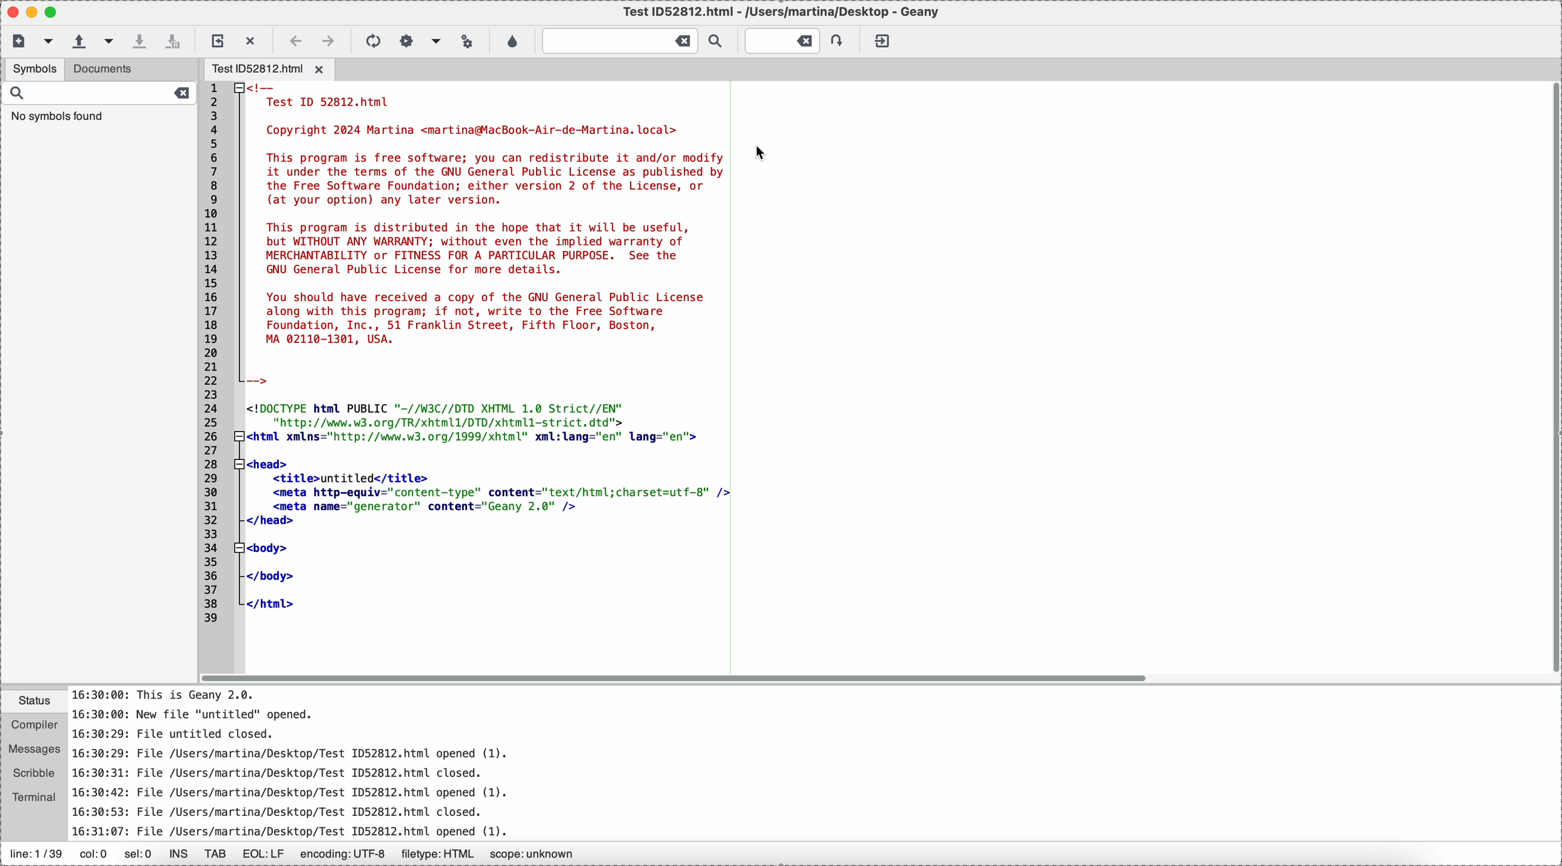 Image resolution: width=1562 pixels, height=866 pixels. Describe the element at coordinates (882, 39) in the screenshot. I see `quit Geany` at that location.